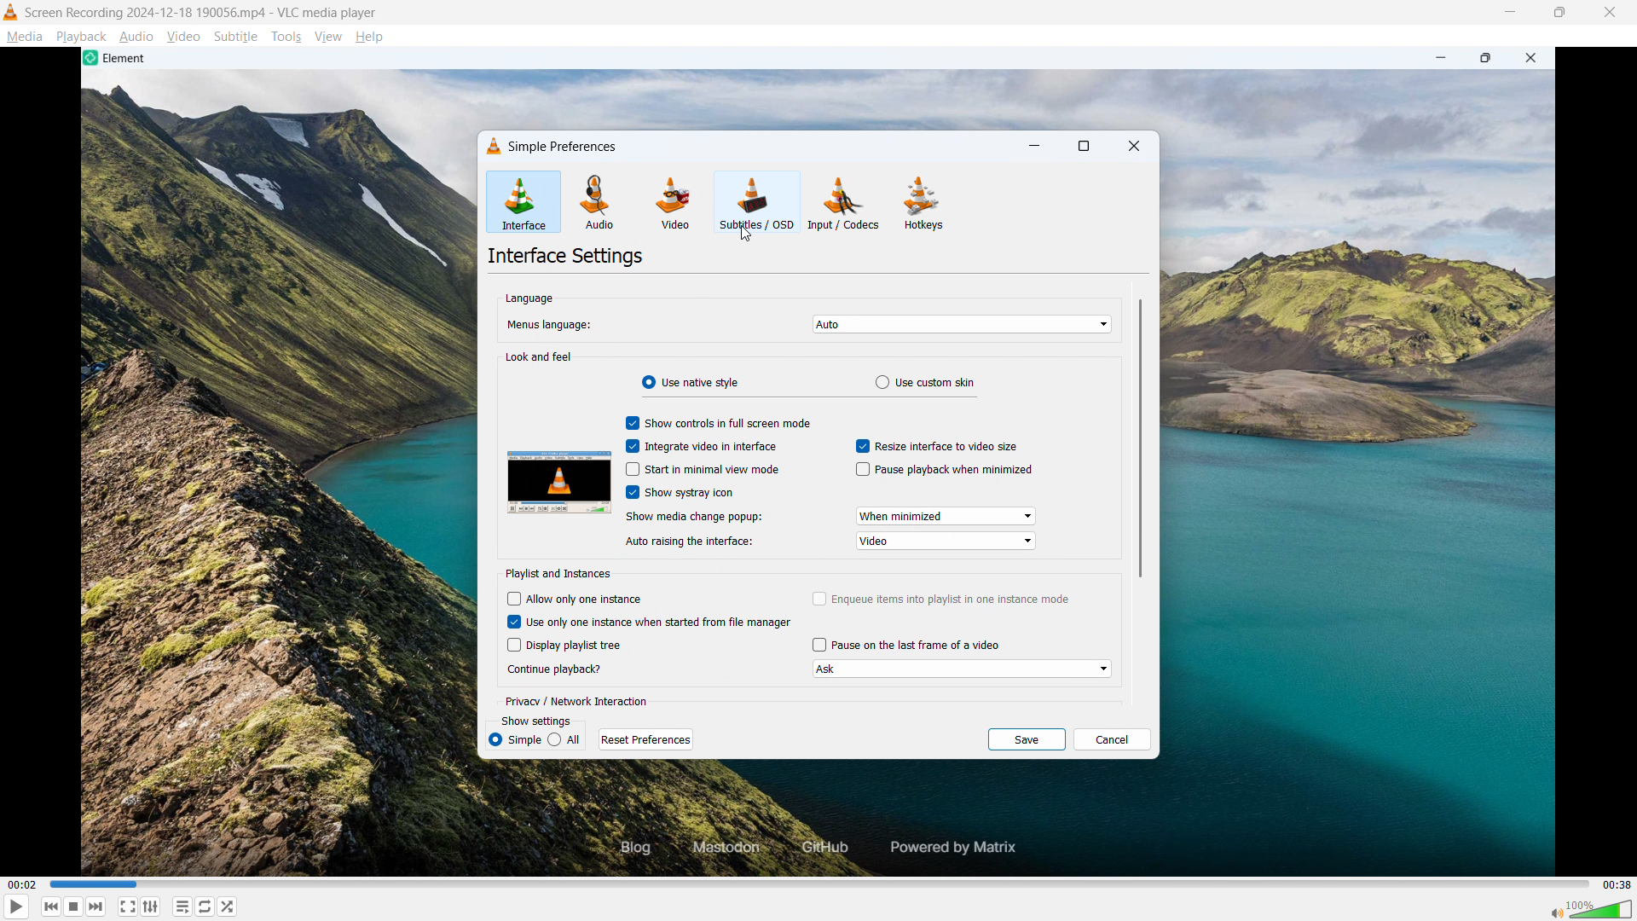 The height and width of the screenshot is (921, 1637). What do you see at coordinates (1486, 59) in the screenshot?
I see `Maximize` at bounding box center [1486, 59].